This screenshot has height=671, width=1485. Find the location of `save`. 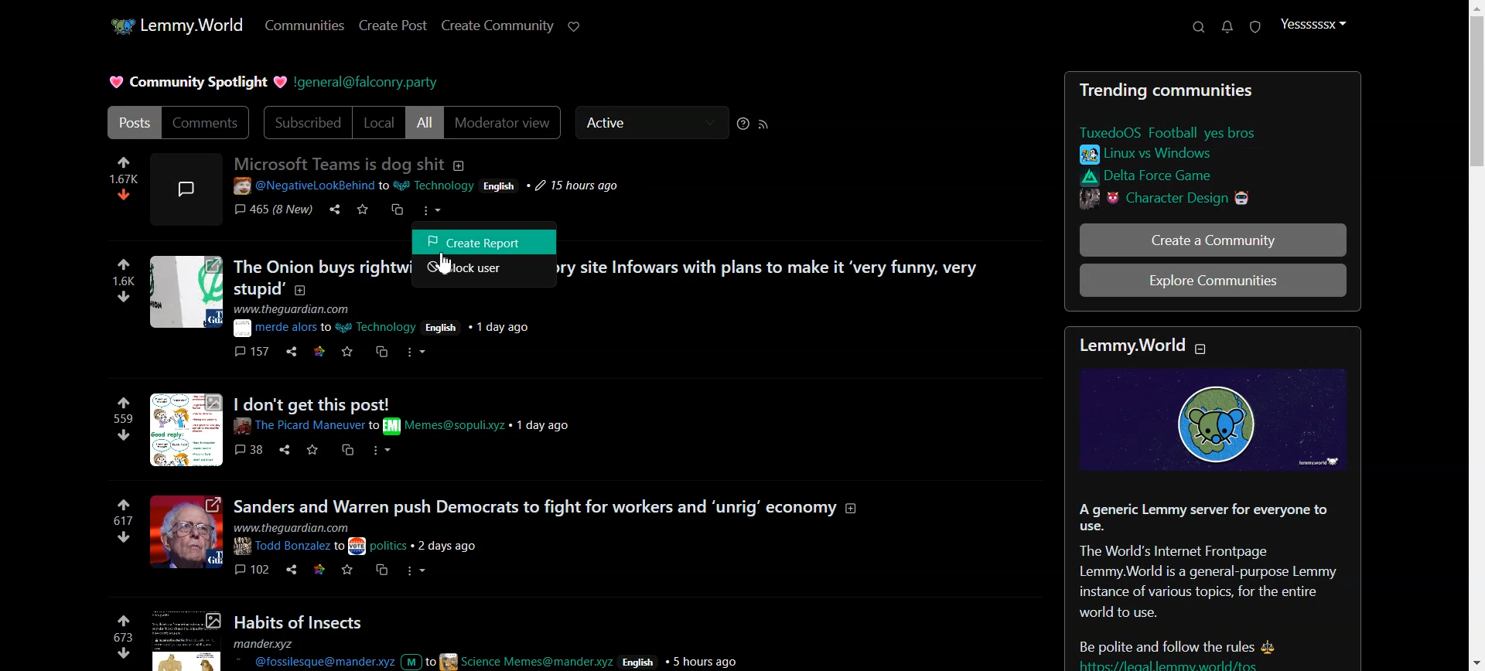

save is located at coordinates (365, 212).